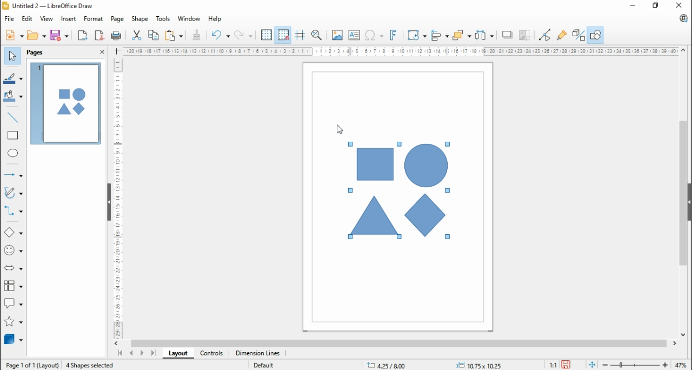 The height and width of the screenshot is (370, 692). What do you see at coordinates (101, 51) in the screenshot?
I see `close pane` at bounding box center [101, 51].